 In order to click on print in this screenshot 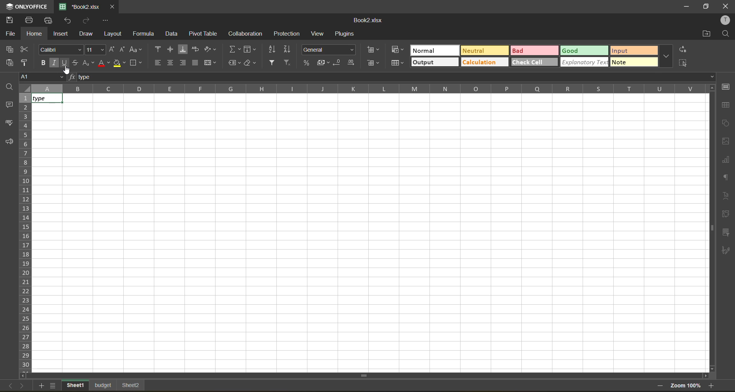, I will do `click(29, 20)`.